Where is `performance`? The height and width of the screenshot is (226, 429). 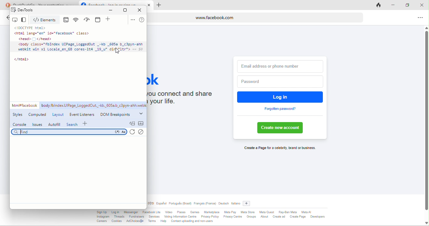 performance is located at coordinates (88, 20).